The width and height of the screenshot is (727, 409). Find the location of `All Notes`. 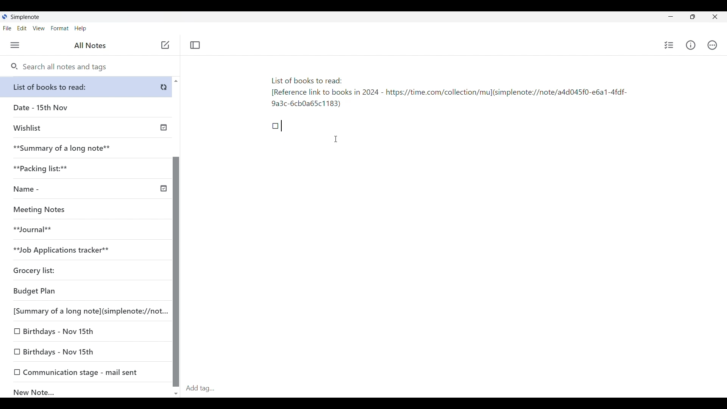

All Notes is located at coordinates (89, 45).